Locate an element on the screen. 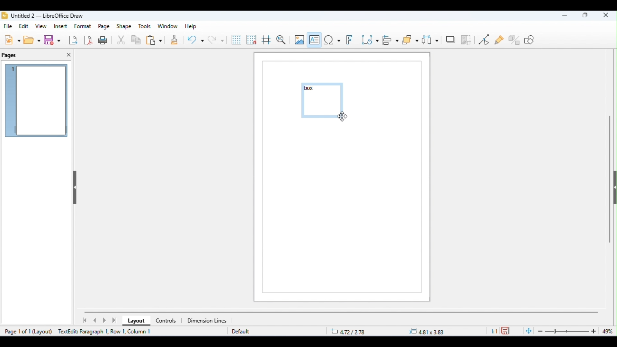 This screenshot has width=617, height=347. copy is located at coordinates (136, 41).